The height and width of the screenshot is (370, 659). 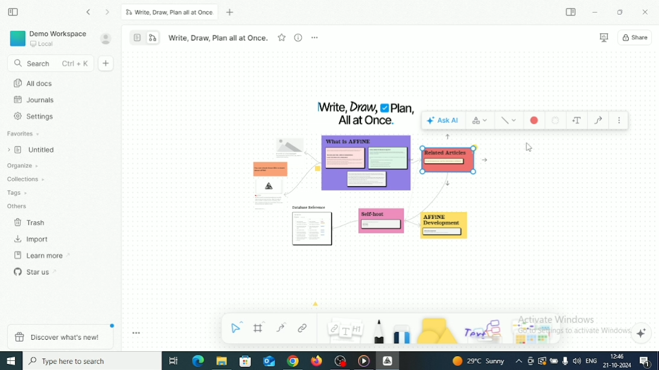 What do you see at coordinates (31, 223) in the screenshot?
I see `Trash` at bounding box center [31, 223].